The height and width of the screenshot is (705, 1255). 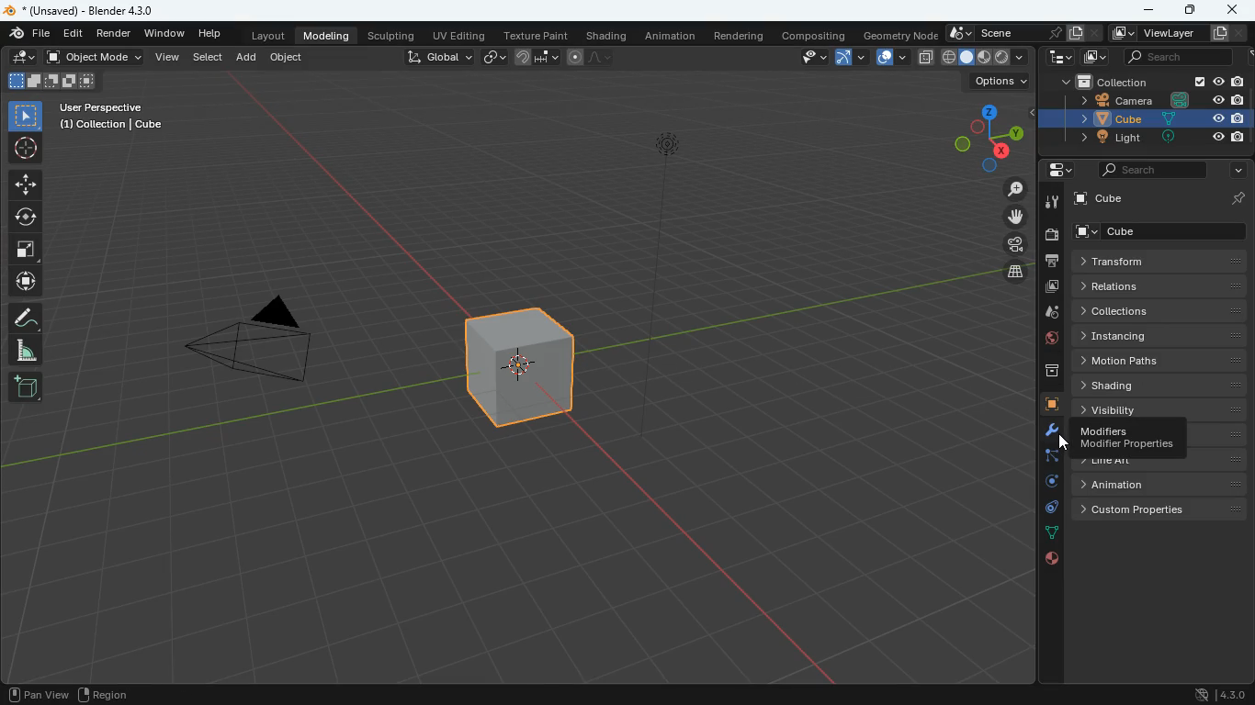 I want to click on select, so click(x=209, y=58).